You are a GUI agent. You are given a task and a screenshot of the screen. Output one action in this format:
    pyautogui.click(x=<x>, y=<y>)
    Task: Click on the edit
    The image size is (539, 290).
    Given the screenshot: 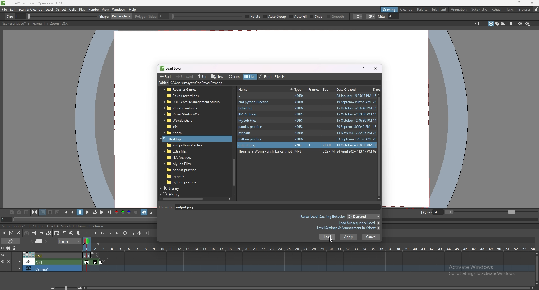 What is the action you would take?
    pyautogui.click(x=13, y=9)
    